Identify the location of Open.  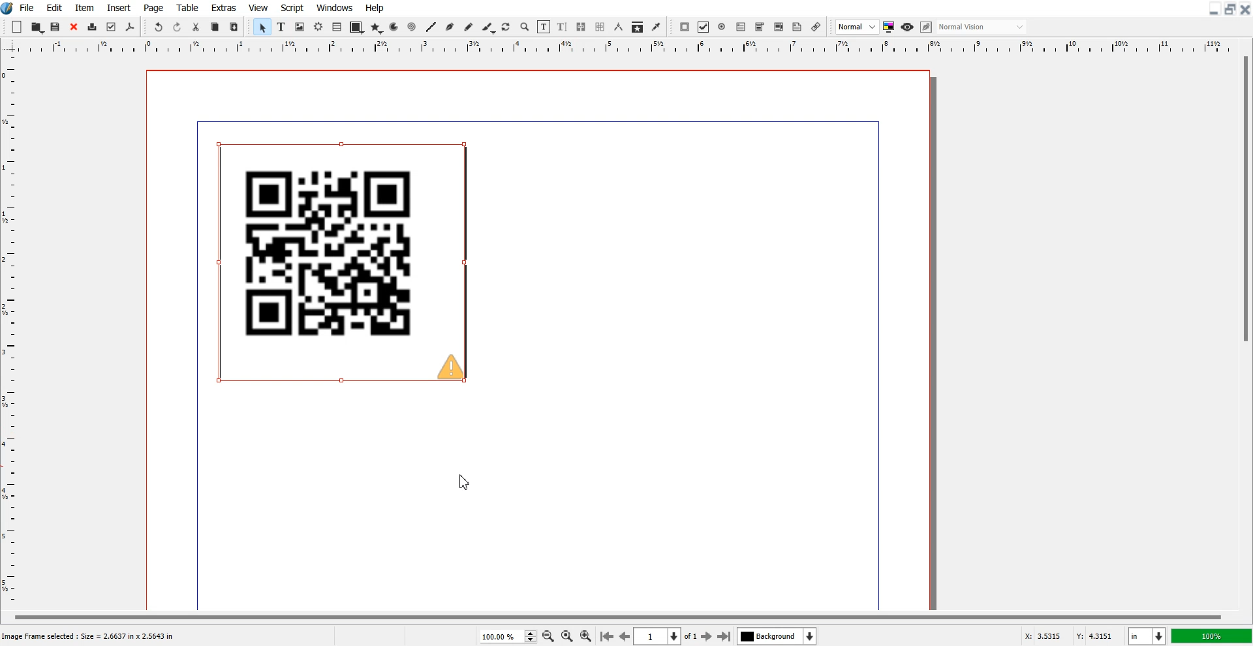
(37, 27).